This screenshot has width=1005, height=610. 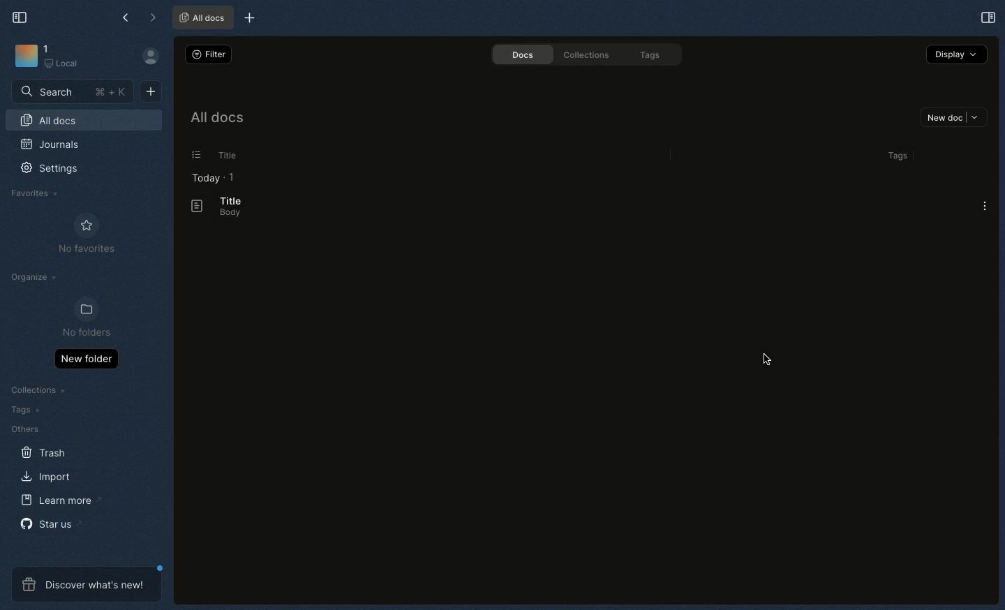 I want to click on Back, so click(x=127, y=17).